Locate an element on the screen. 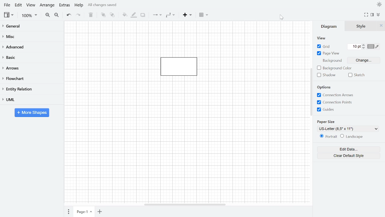  View is located at coordinates (322, 38).